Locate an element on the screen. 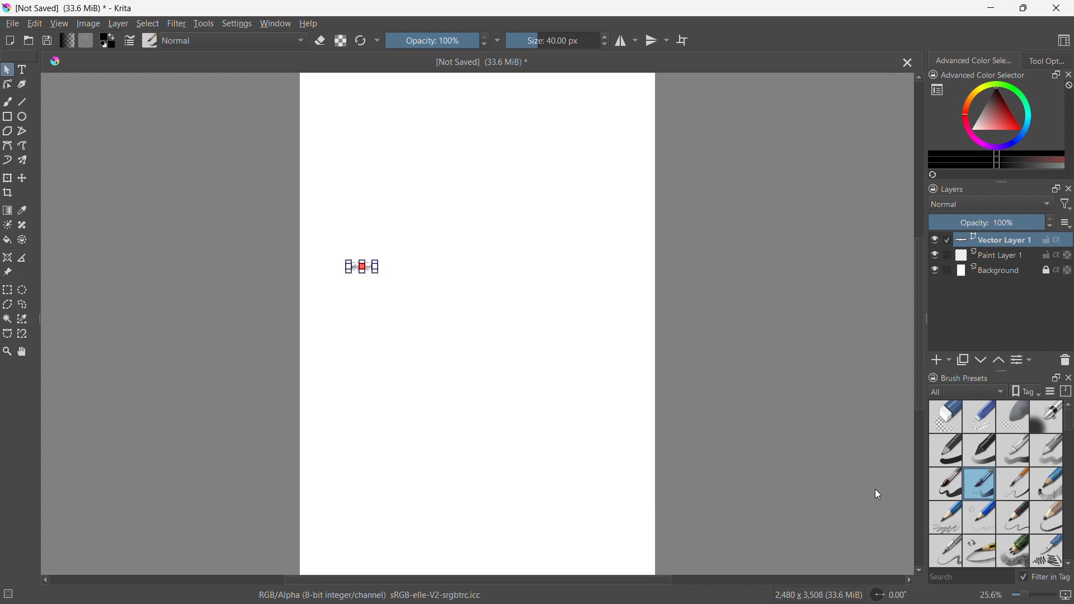 This screenshot has width=1074, height=604. minimize is located at coordinates (991, 7).